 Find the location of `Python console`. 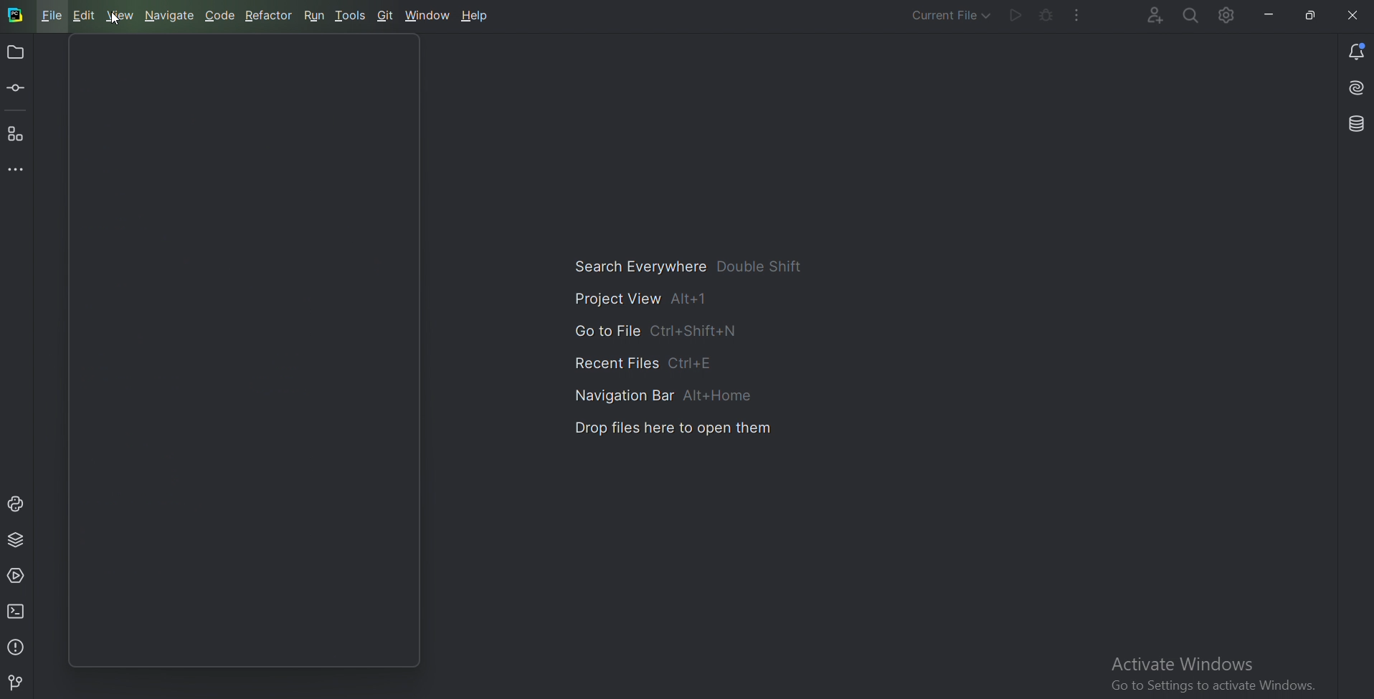

Python console is located at coordinates (18, 503).